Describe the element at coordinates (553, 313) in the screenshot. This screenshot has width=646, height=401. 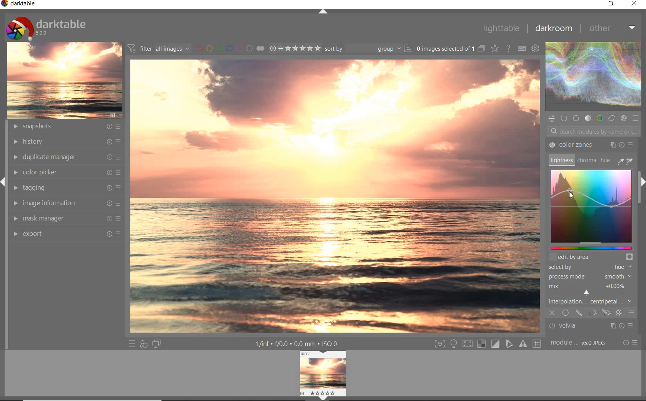
I see `CLOSE` at that location.